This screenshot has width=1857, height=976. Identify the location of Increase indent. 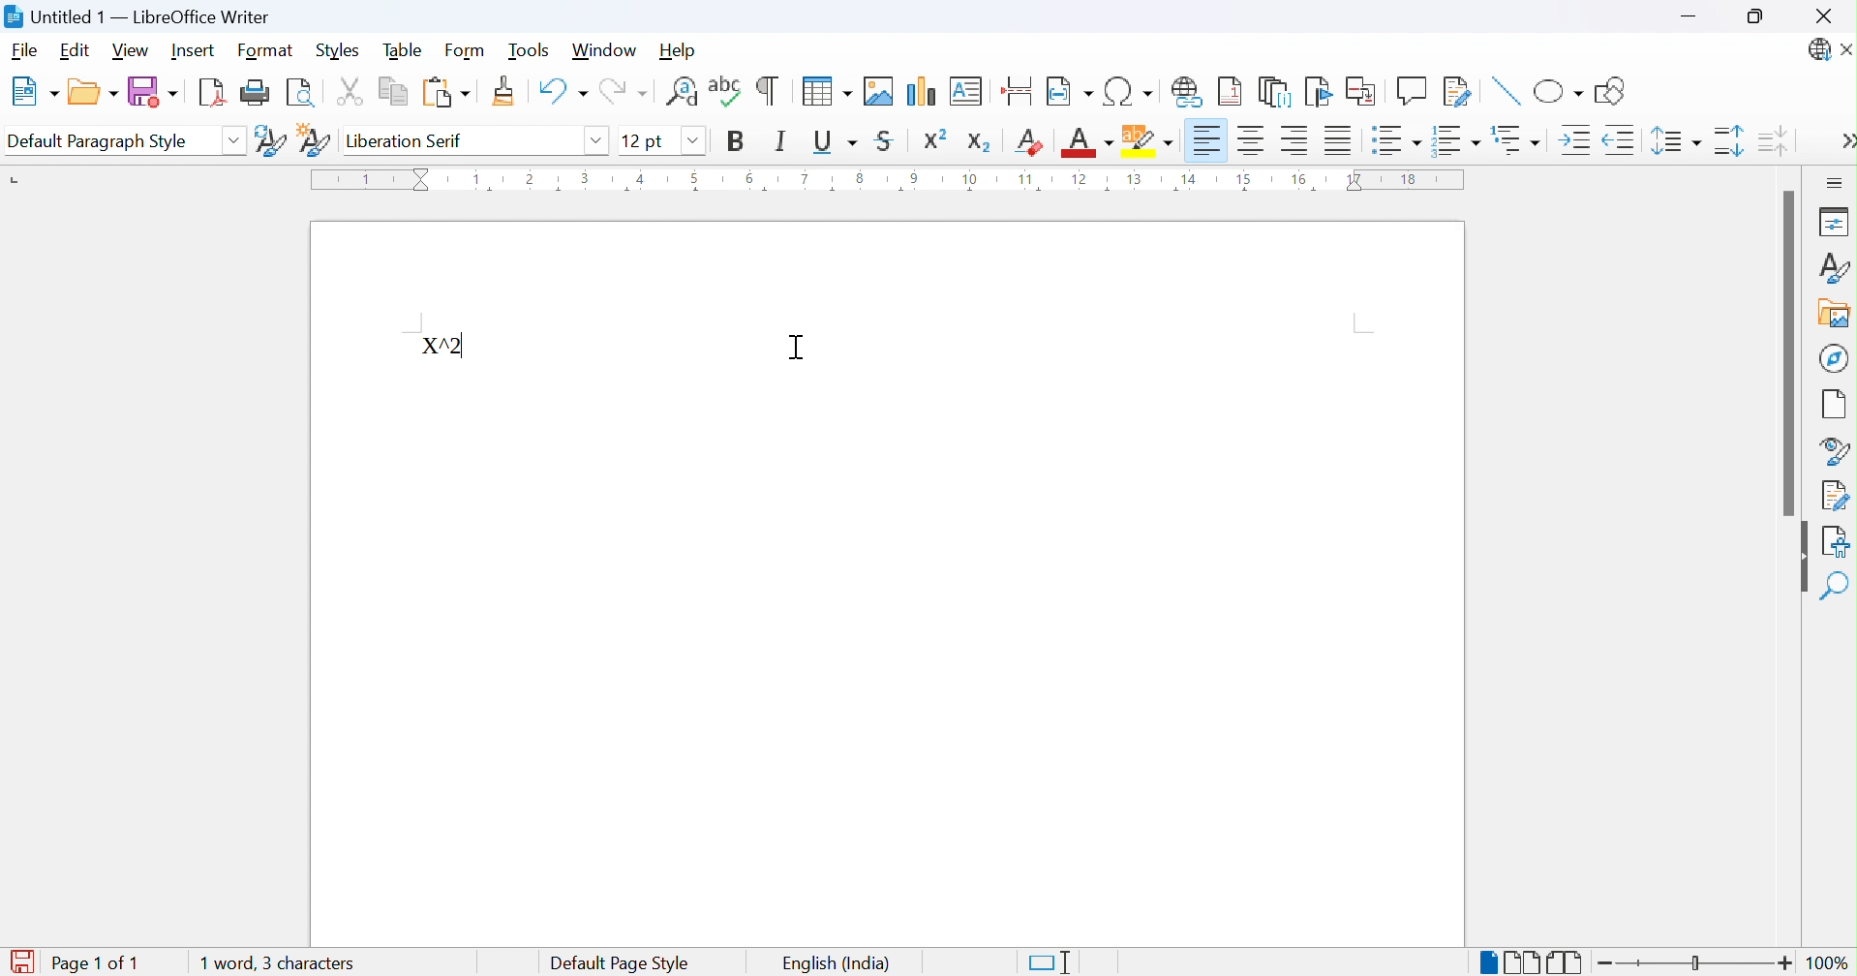
(1575, 141).